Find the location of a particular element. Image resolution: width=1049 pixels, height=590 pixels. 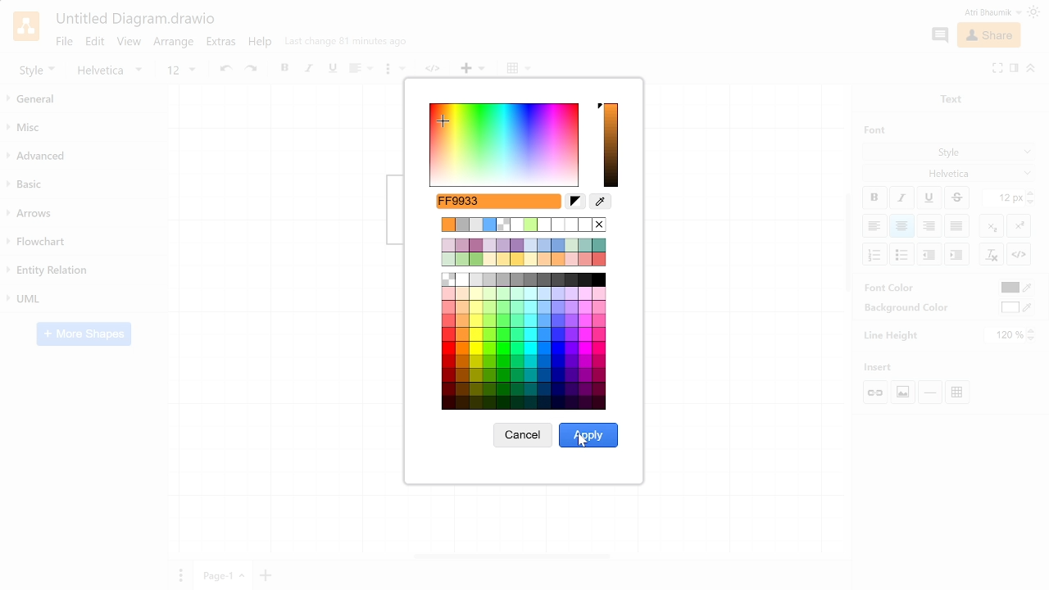

Advanced is located at coordinates (84, 157).